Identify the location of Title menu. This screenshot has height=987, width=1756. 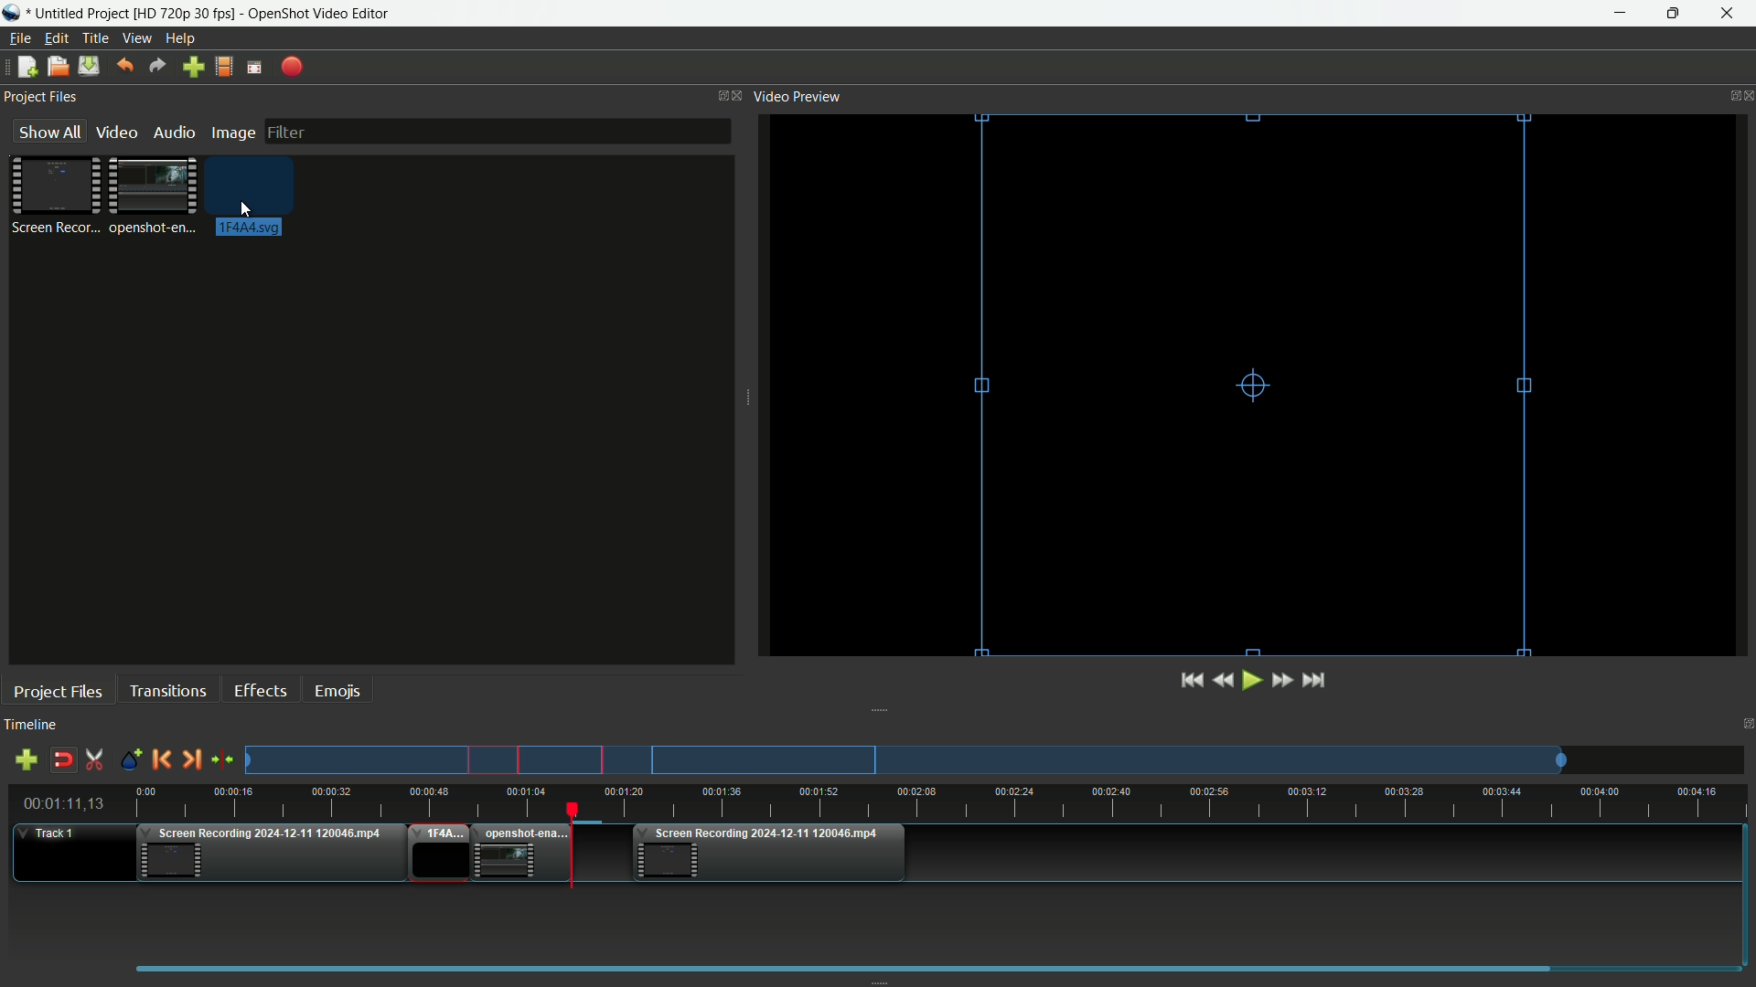
(91, 40).